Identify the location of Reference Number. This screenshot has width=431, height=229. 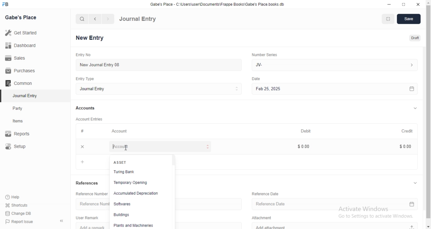
(91, 193).